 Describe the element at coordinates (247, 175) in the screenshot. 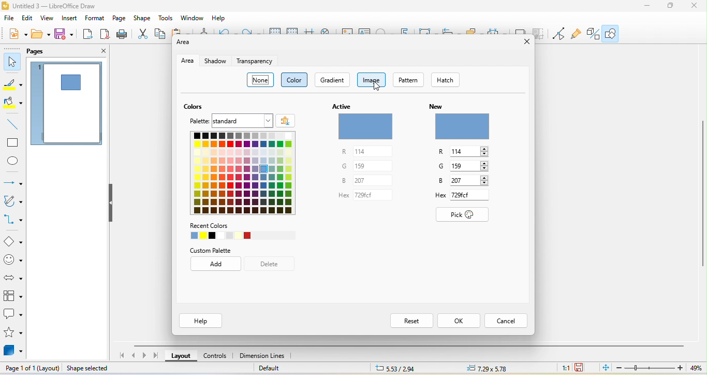

I see `colors` at that location.